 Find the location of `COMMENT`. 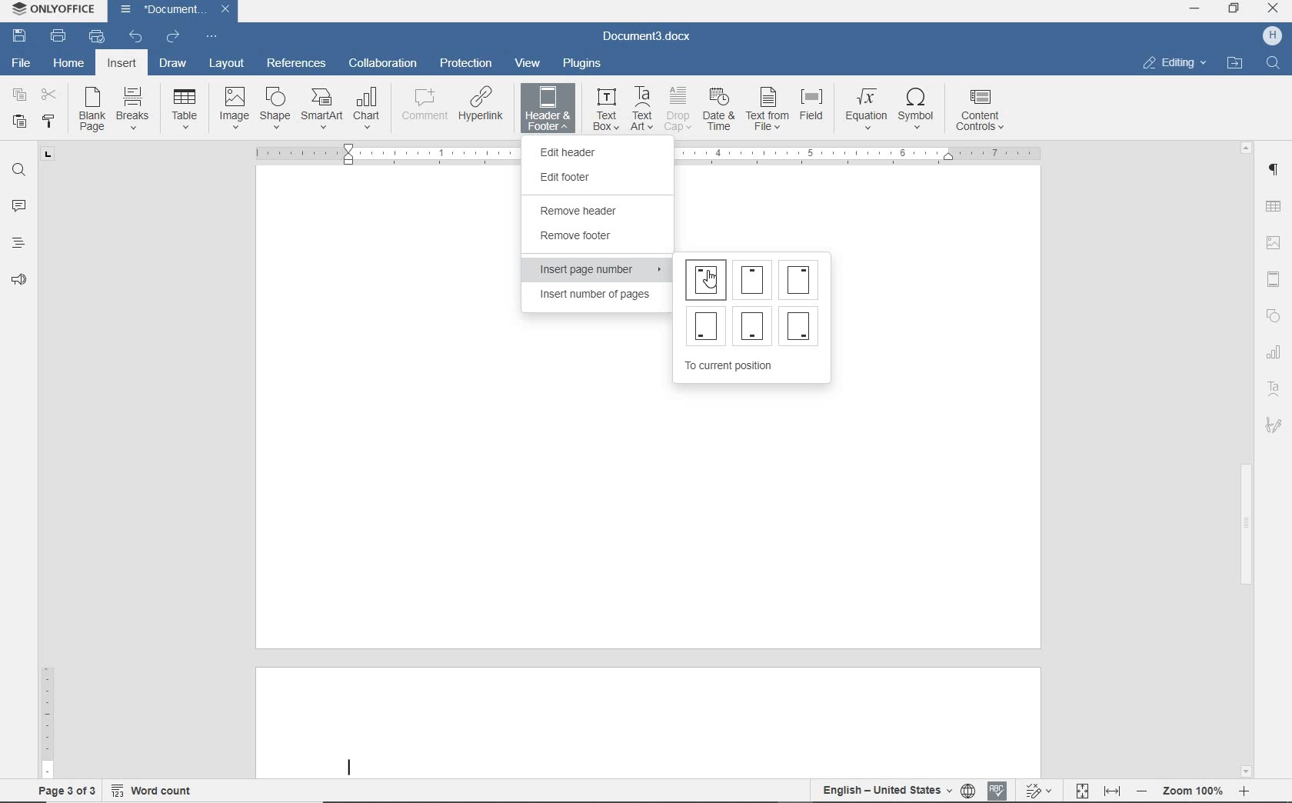

COMMENT is located at coordinates (421, 109).